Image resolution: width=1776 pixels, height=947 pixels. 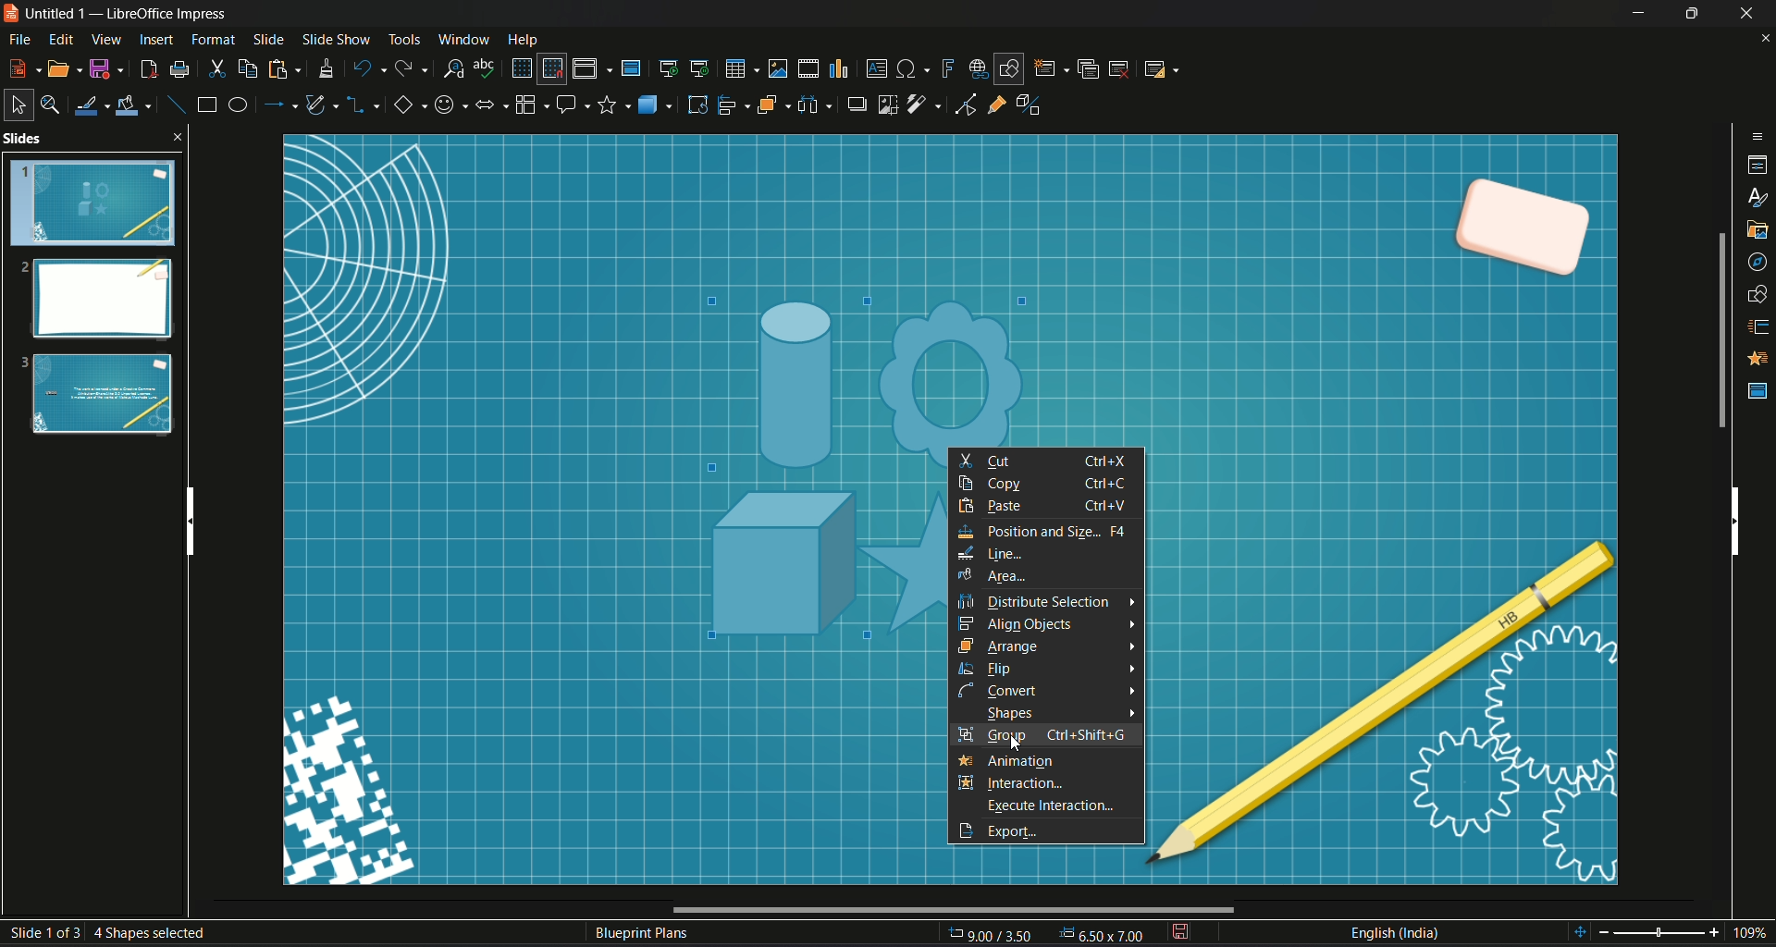 What do you see at coordinates (486, 68) in the screenshot?
I see `spelling` at bounding box center [486, 68].